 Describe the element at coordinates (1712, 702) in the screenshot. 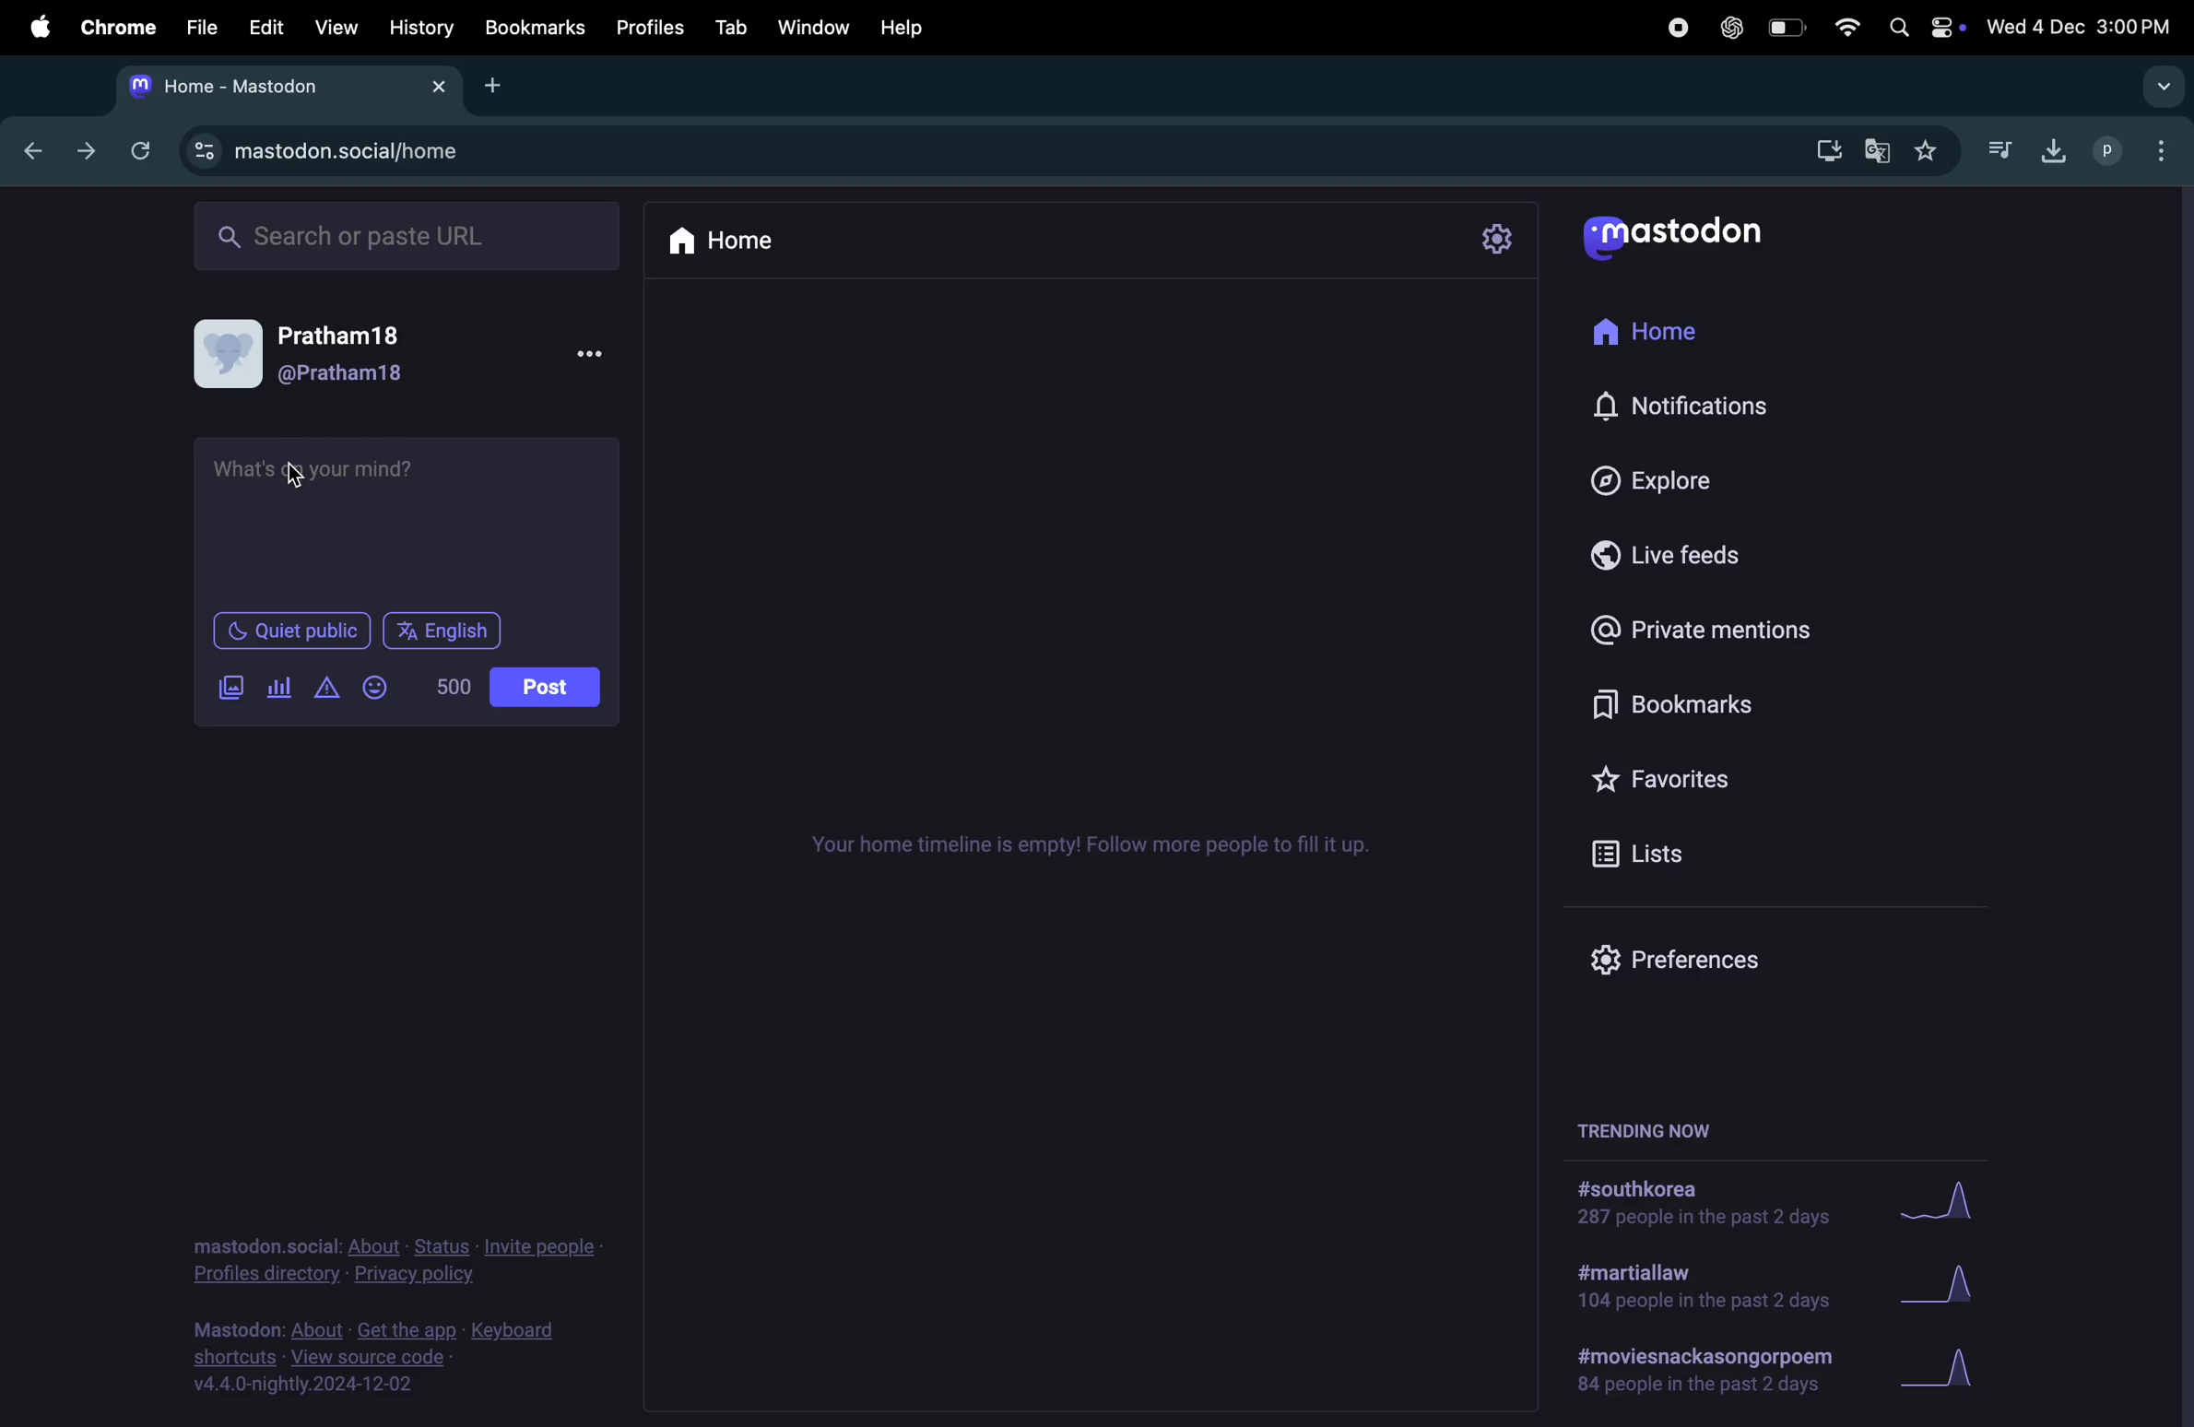

I see `Bookmark` at that location.